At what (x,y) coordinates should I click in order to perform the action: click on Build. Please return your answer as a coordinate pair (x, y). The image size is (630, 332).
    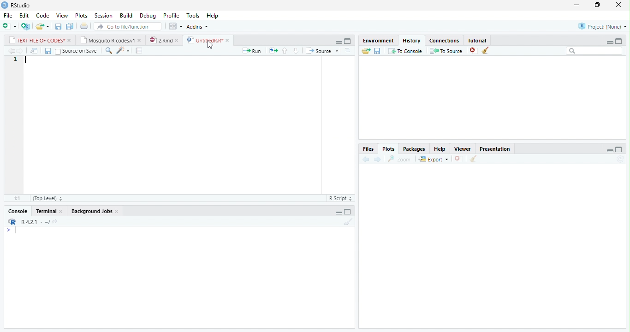
    Looking at the image, I should click on (126, 16).